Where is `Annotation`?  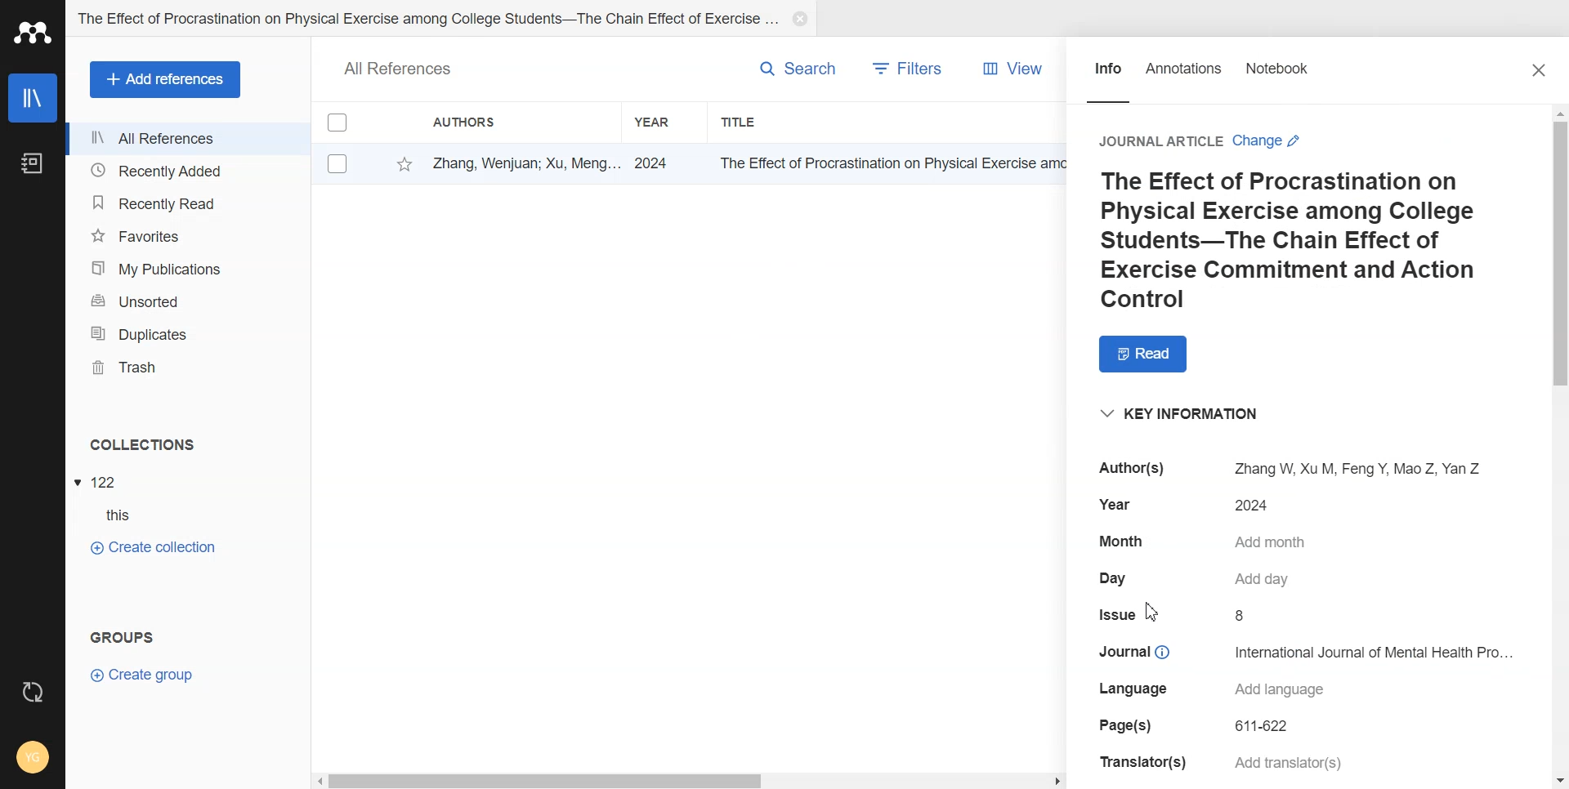
Annotation is located at coordinates (1186, 74).